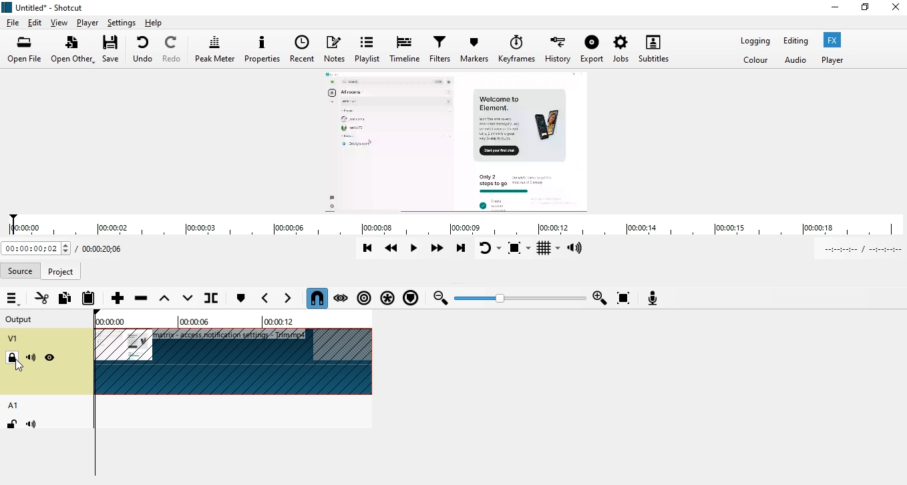  What do you see at coordinates (25, 48) in the screenshot?
I see `open file` at bounding box center [25, 48].